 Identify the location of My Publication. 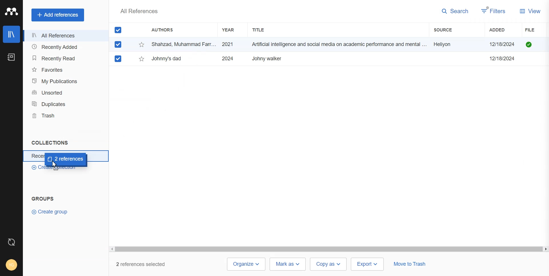
(64, 81).